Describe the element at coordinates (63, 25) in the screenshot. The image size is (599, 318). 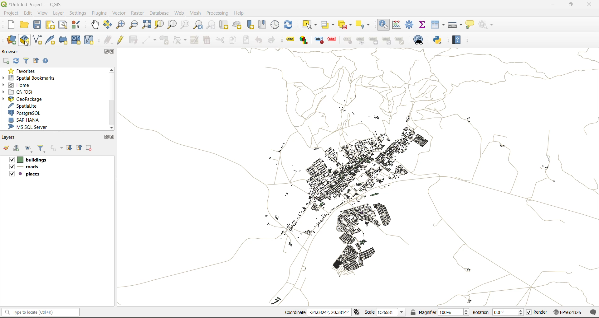
I see `show layout` at that location.